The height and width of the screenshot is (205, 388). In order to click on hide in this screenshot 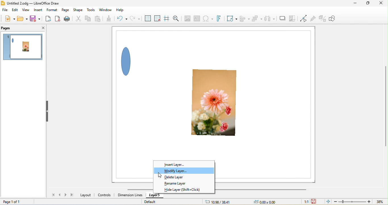, I will do `click(48, 112)`.